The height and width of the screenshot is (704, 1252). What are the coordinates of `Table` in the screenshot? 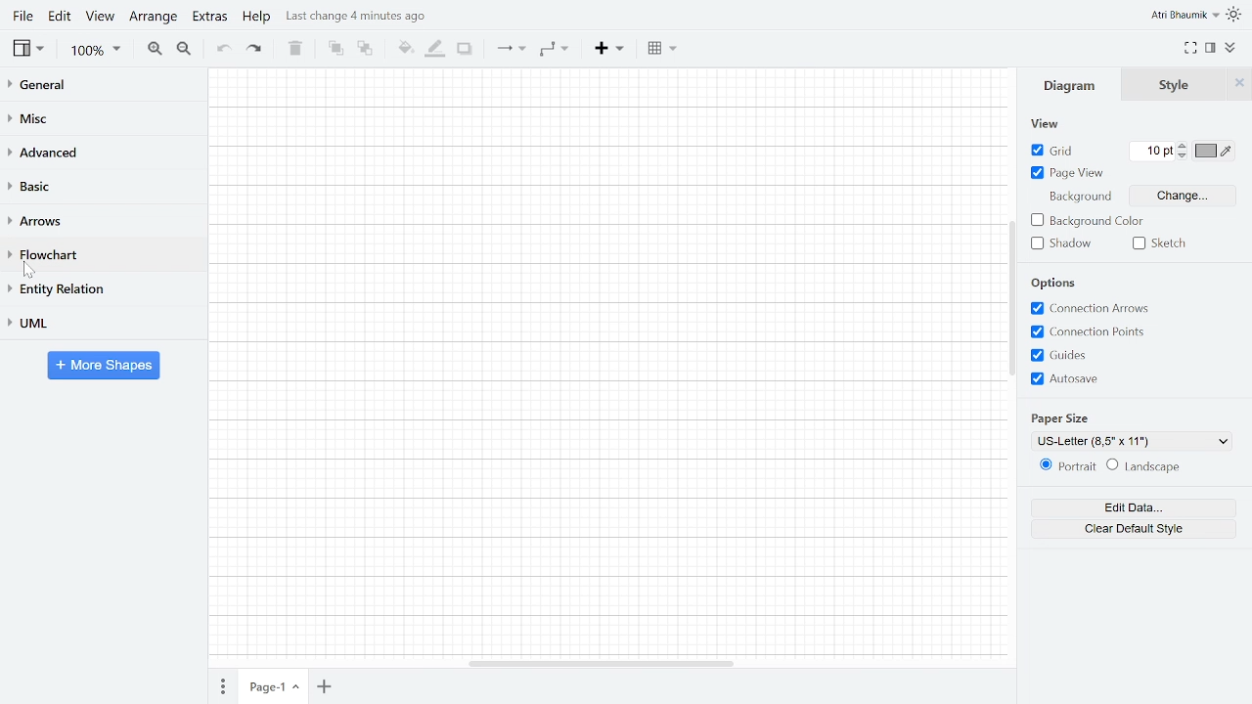 It's located at (661, 48).